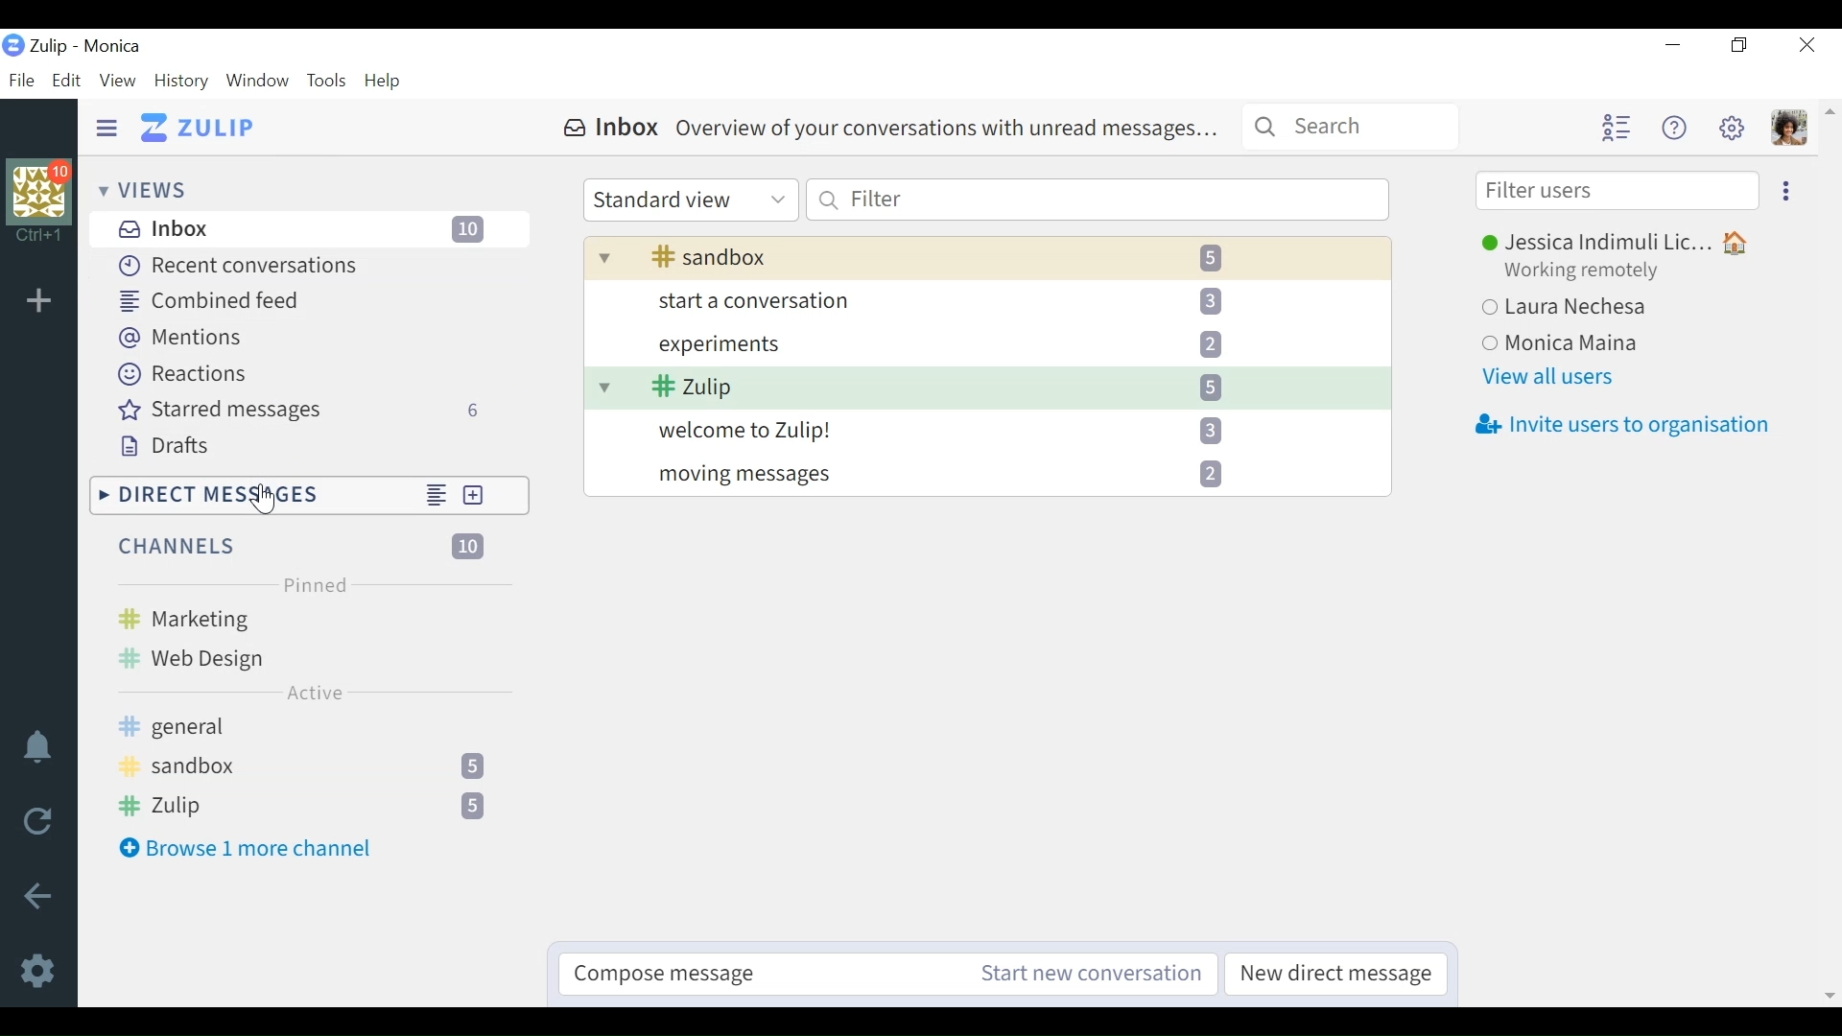  What do you see at coordinates (314, 583) in the screenshot?
I see `Pinned` at bounding box center [314, 583].